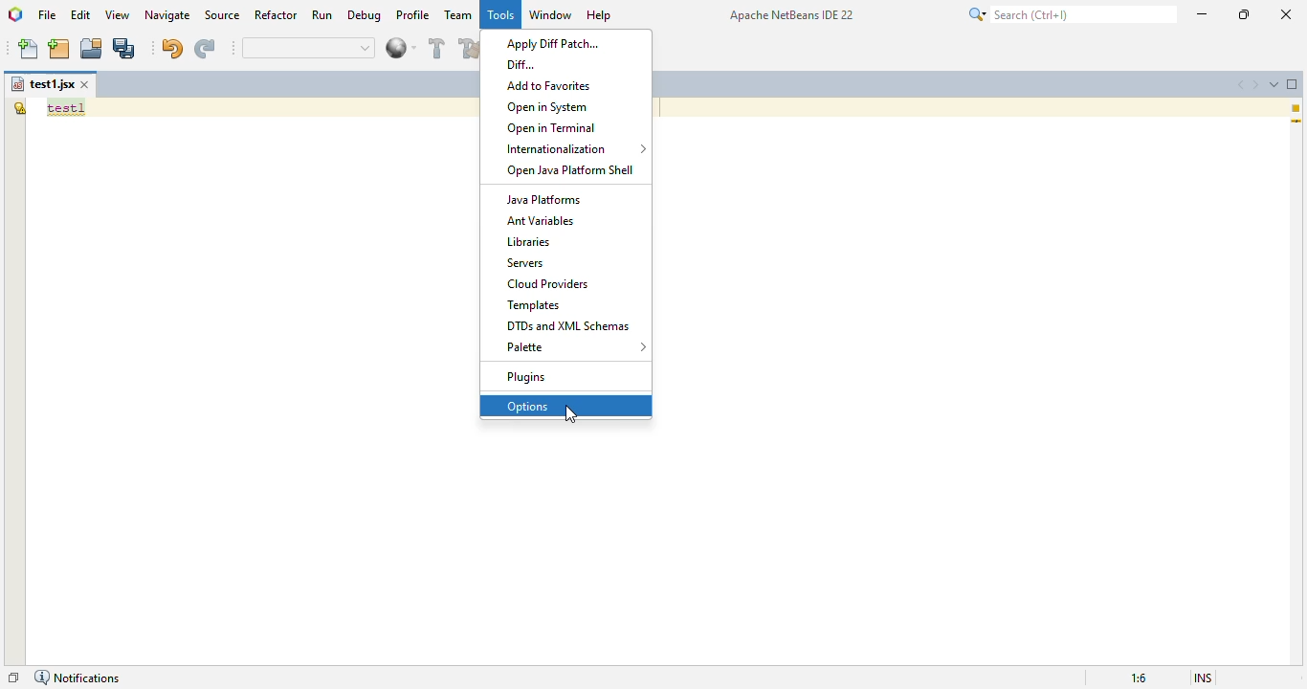 This screenshot has width=1307, height=689. Describe the element at coordinates (1296, 122) in the screenshot. I see `current line` at that location.